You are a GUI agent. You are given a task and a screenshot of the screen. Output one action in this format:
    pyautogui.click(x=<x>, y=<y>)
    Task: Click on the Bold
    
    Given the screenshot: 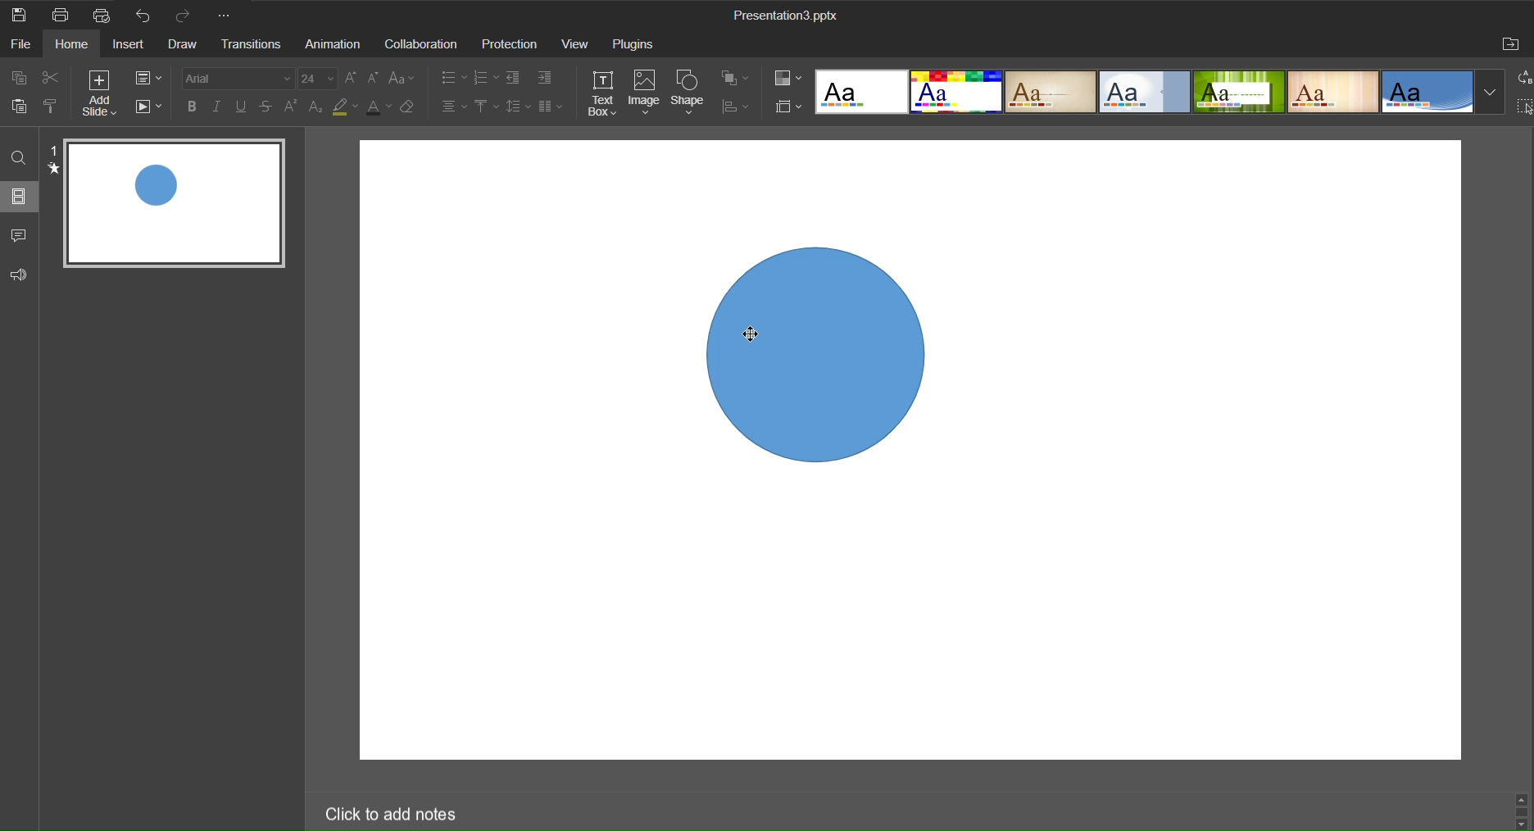 What is the action you would take?
    pyautogui.click(x=195, y=108)
    